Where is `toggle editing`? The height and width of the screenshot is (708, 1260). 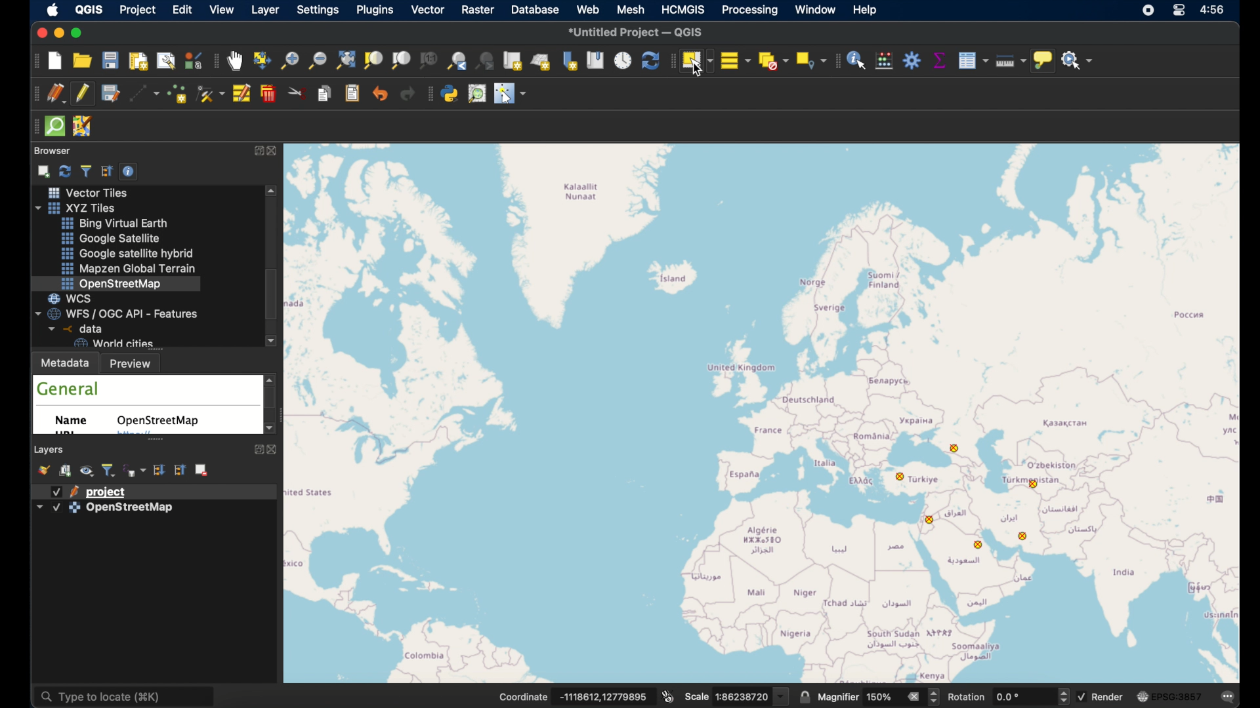 toggle editing is located at coordinates (85, 93).